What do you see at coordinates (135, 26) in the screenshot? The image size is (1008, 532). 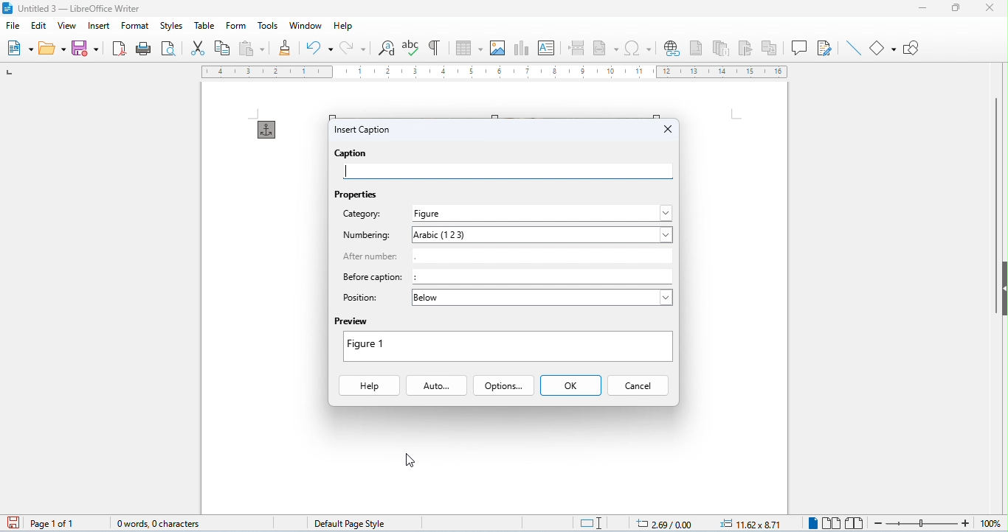 I see `format` at bounding box center [135, 26].